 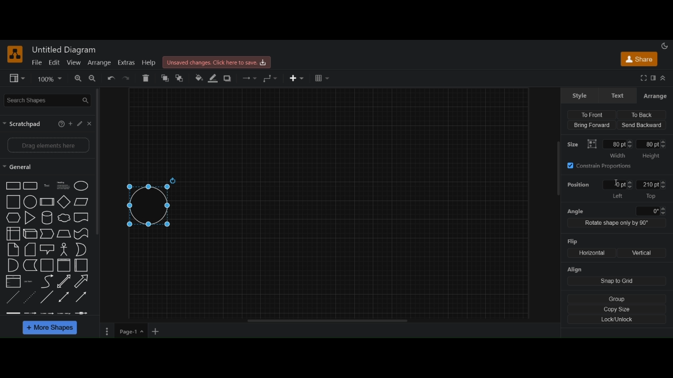 I want to click on search shapes, so click(x=48, y=100).